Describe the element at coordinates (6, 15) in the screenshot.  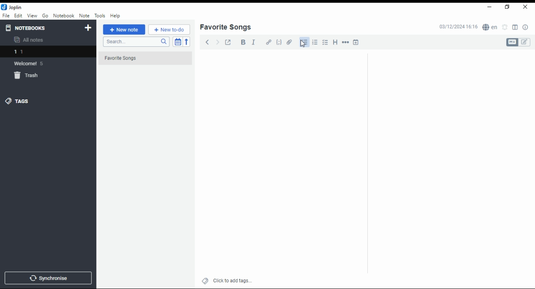
I see `file` at that location.